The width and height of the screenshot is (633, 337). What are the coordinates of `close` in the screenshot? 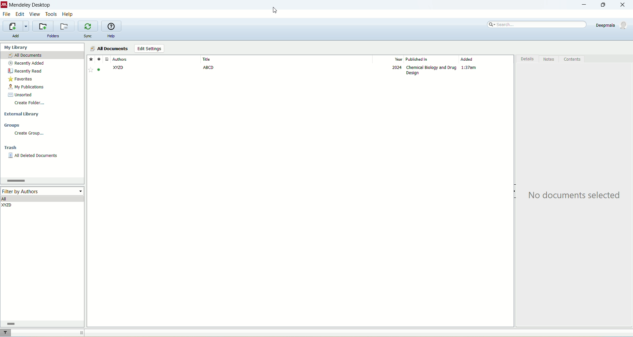 It's located at (625, 5).